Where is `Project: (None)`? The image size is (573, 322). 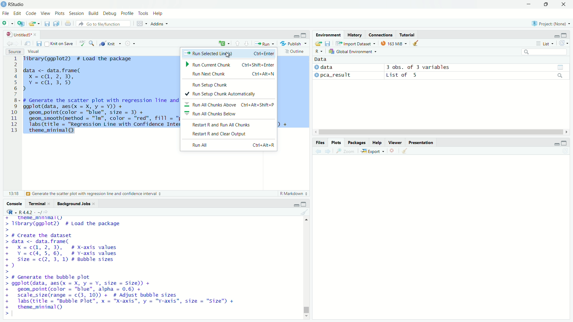
Project: (None) is located at coordinates (550, 23).